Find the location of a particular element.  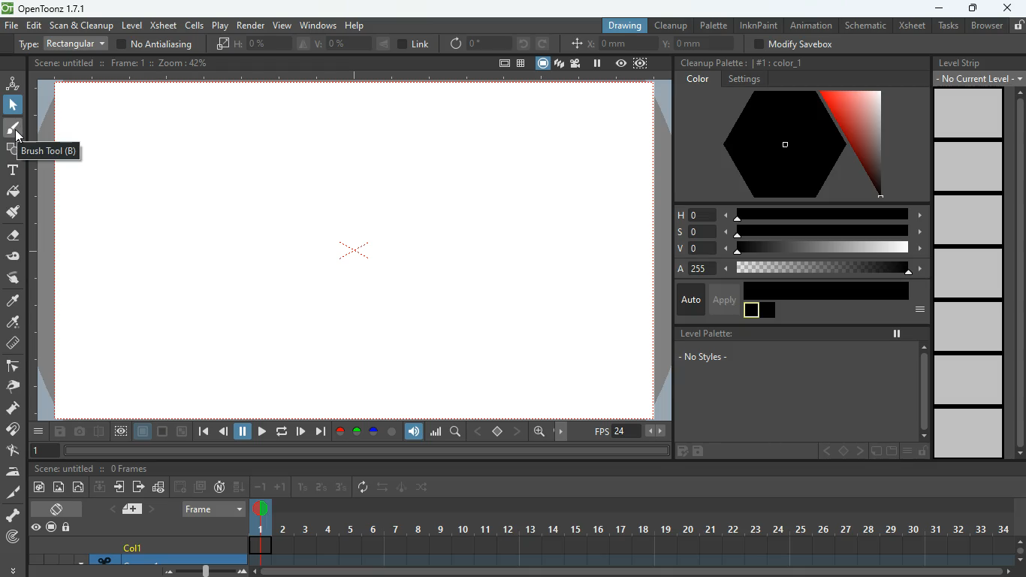

graph is located at coordinates (436, 431).